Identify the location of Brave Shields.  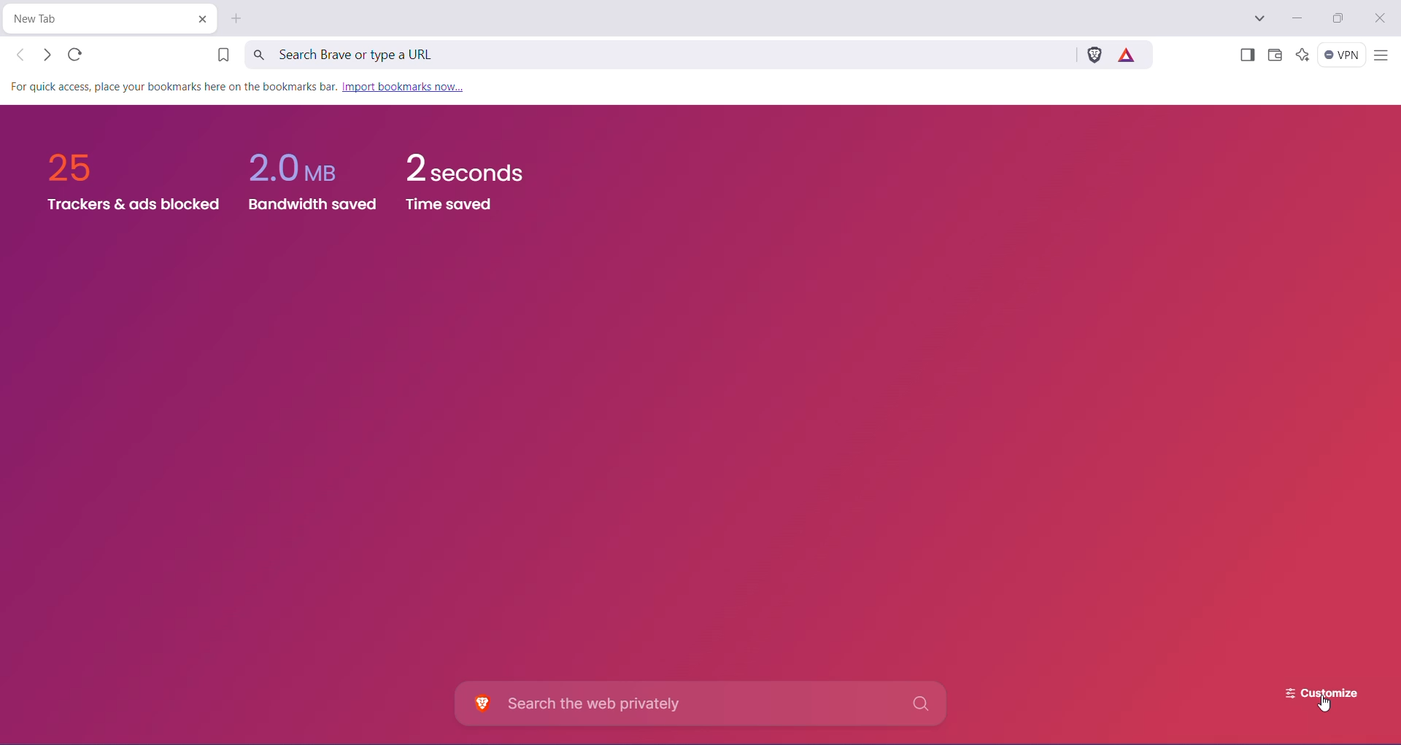
(1094, 54).